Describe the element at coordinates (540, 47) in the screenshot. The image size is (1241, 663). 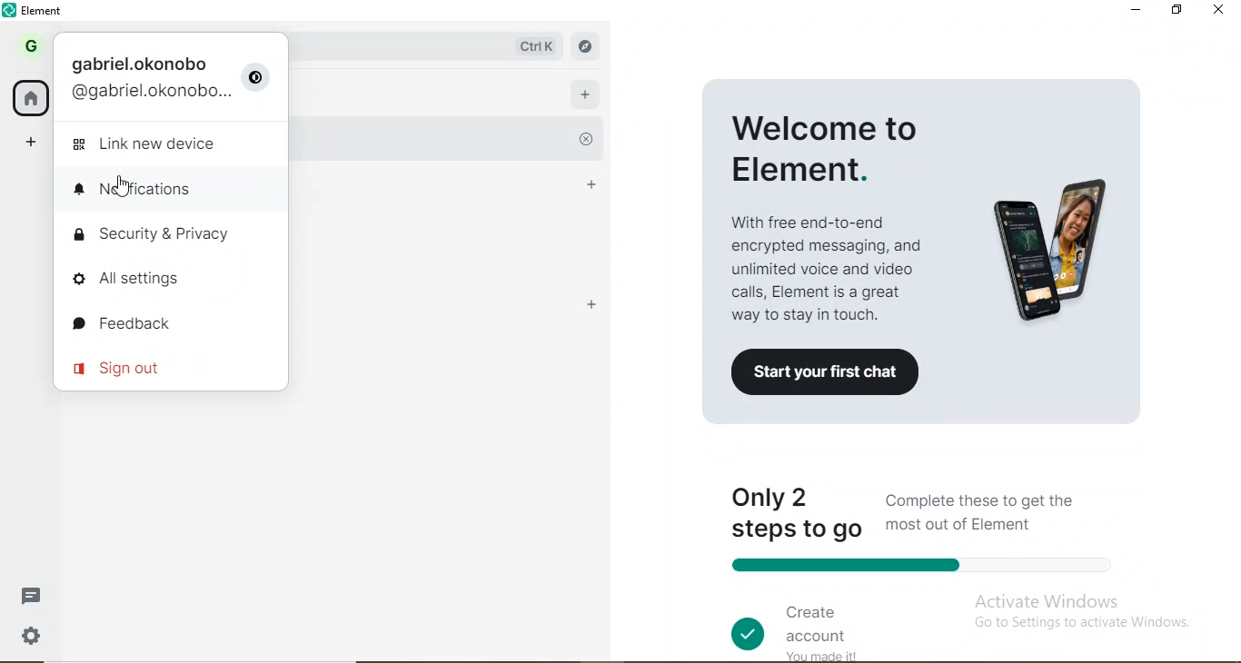
I see `ctrl k` at that location.